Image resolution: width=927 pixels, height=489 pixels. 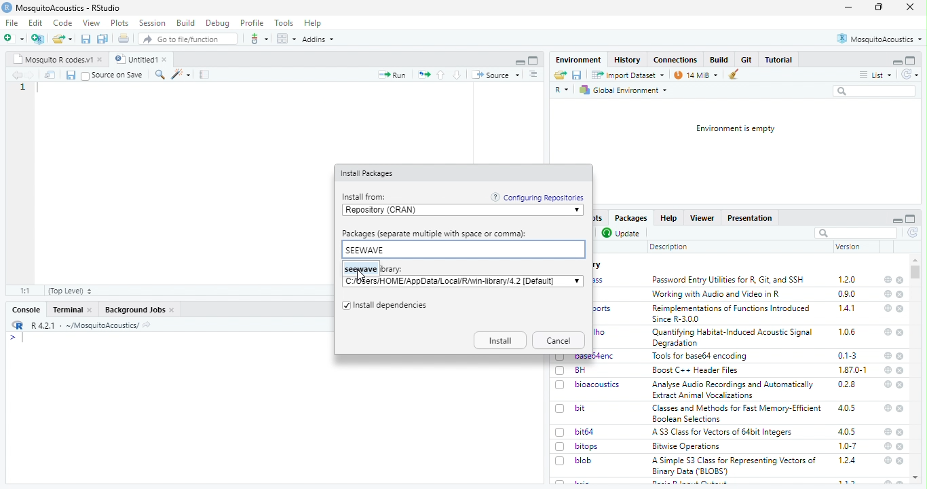 I want to click on find, so click(x=161, y=75).